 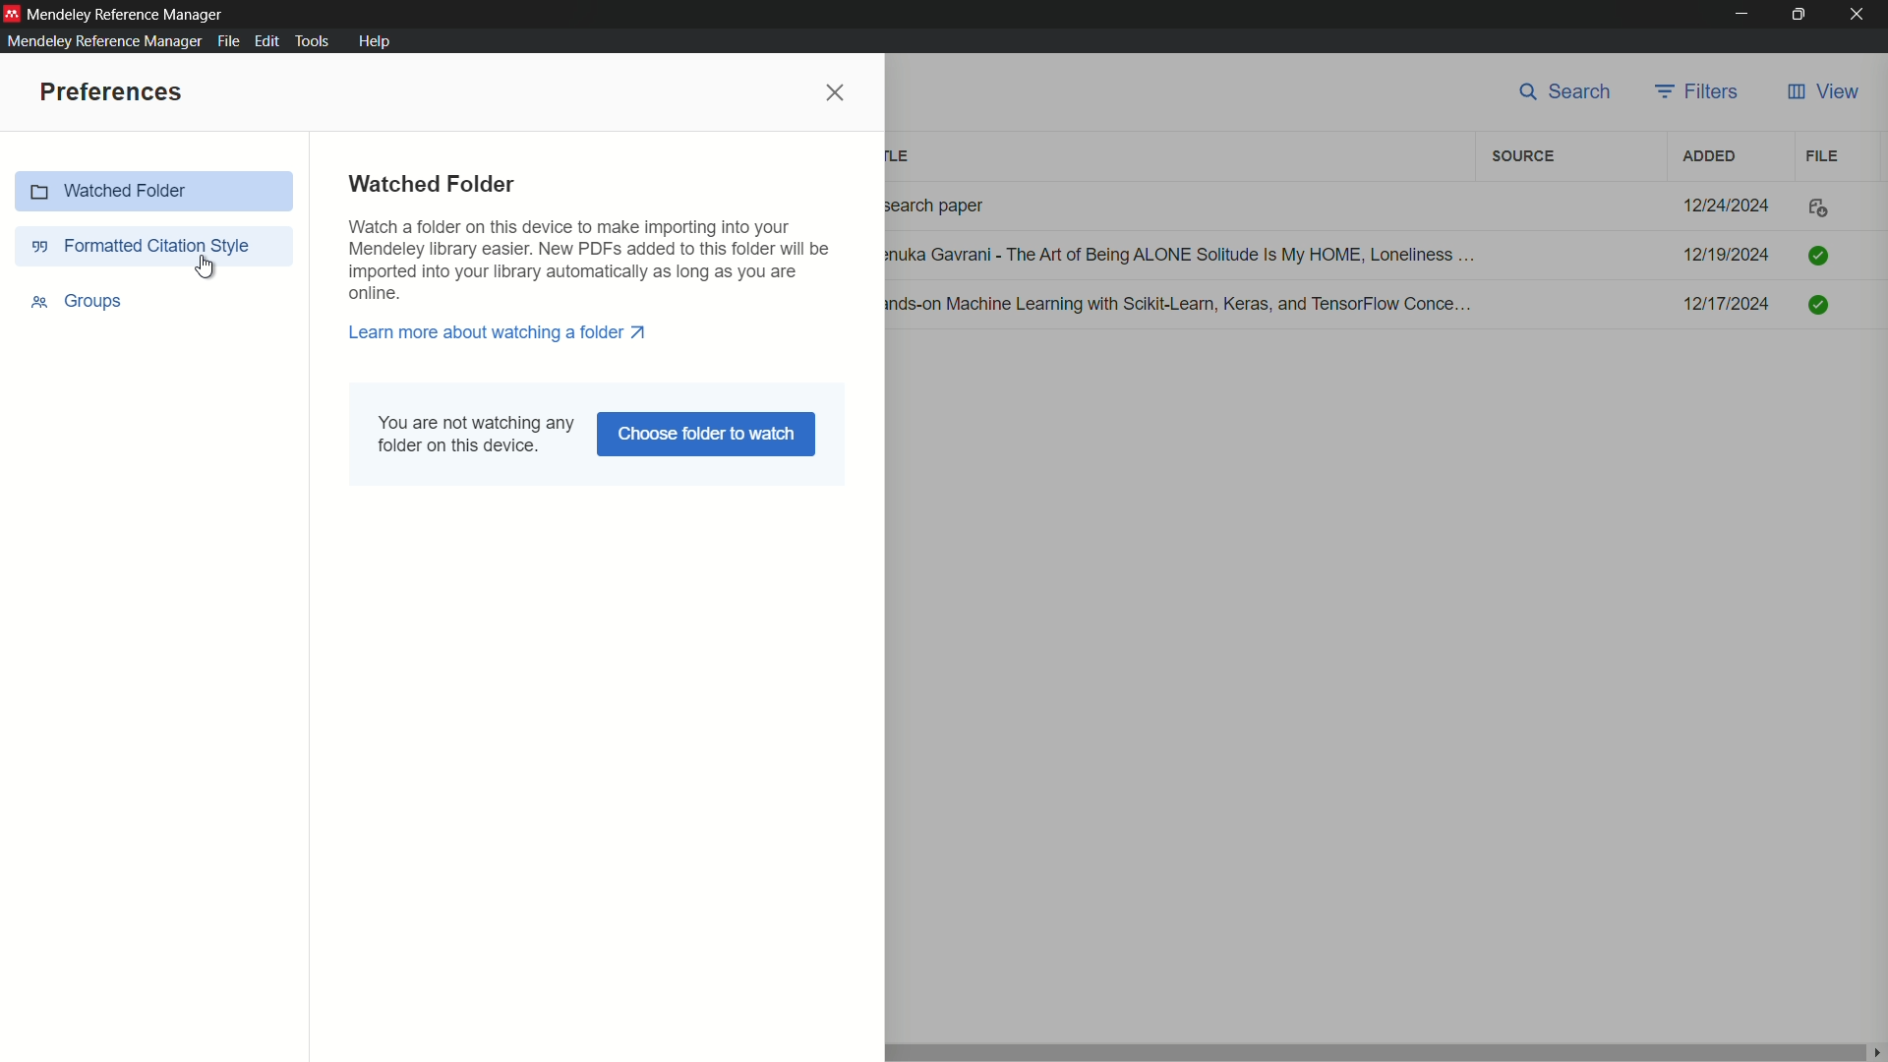 I want to click on details, so click(x=1370, y=206).